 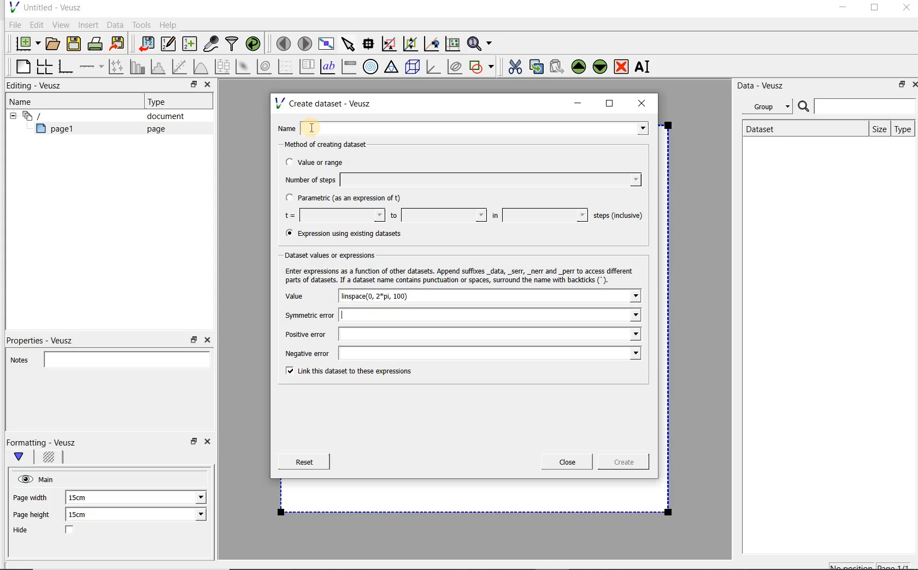 I want to click on Group, so click(x=770, y=108).